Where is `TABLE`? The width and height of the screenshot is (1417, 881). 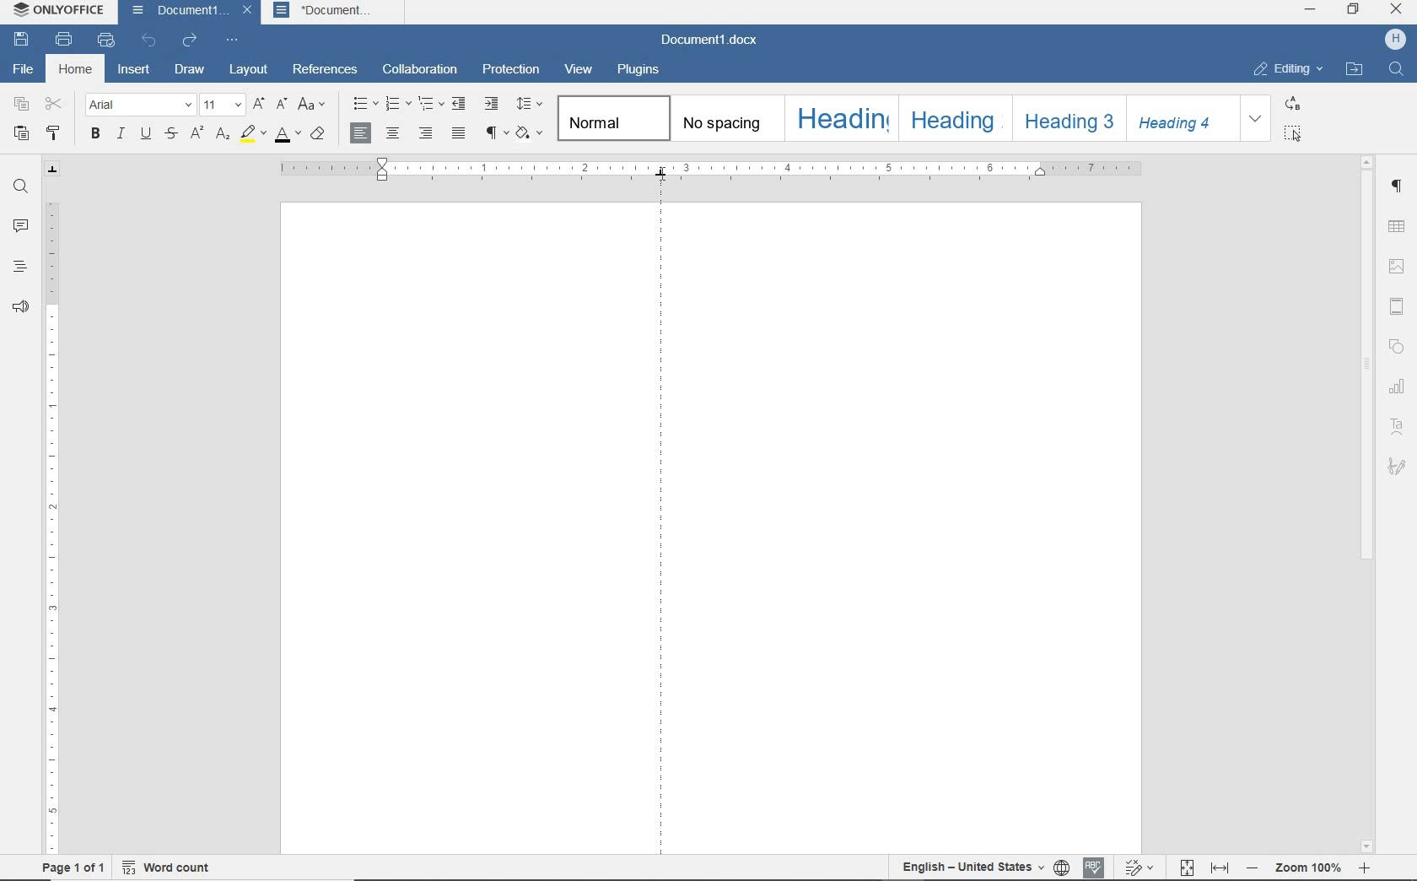
TABLE is located at coordinates (1396, 226).